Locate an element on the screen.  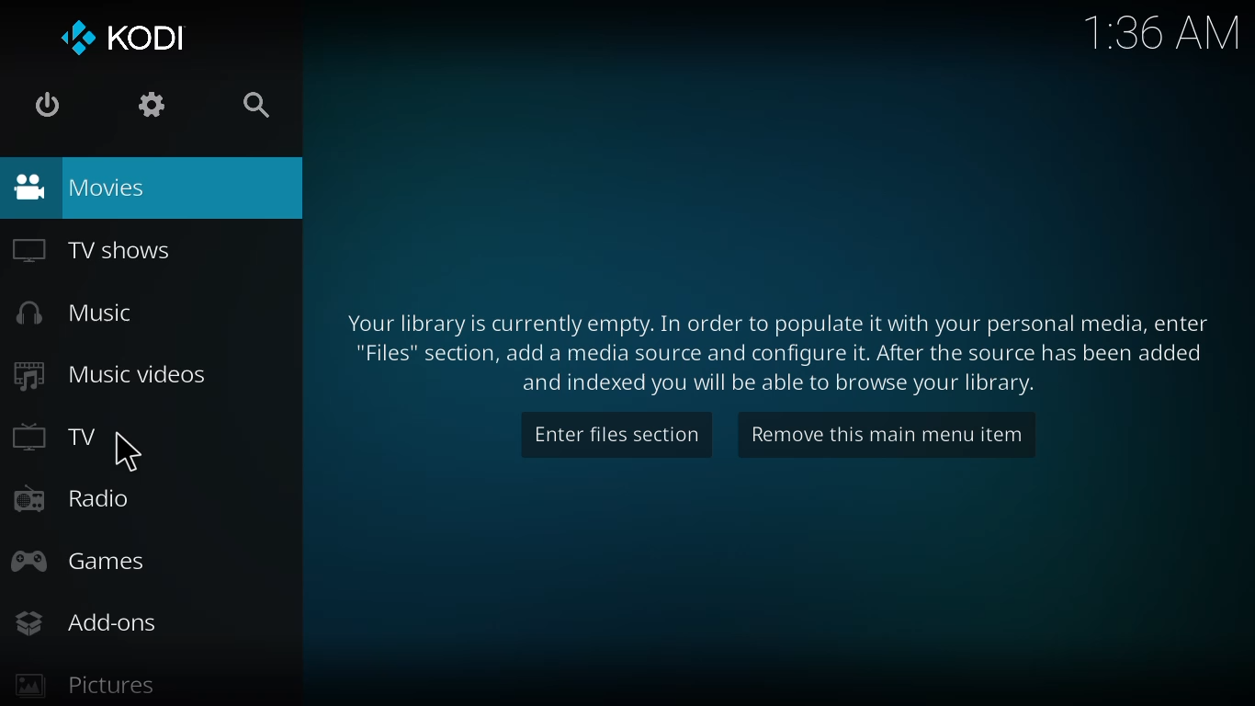
enter files section is located at coordinates (611, 433).